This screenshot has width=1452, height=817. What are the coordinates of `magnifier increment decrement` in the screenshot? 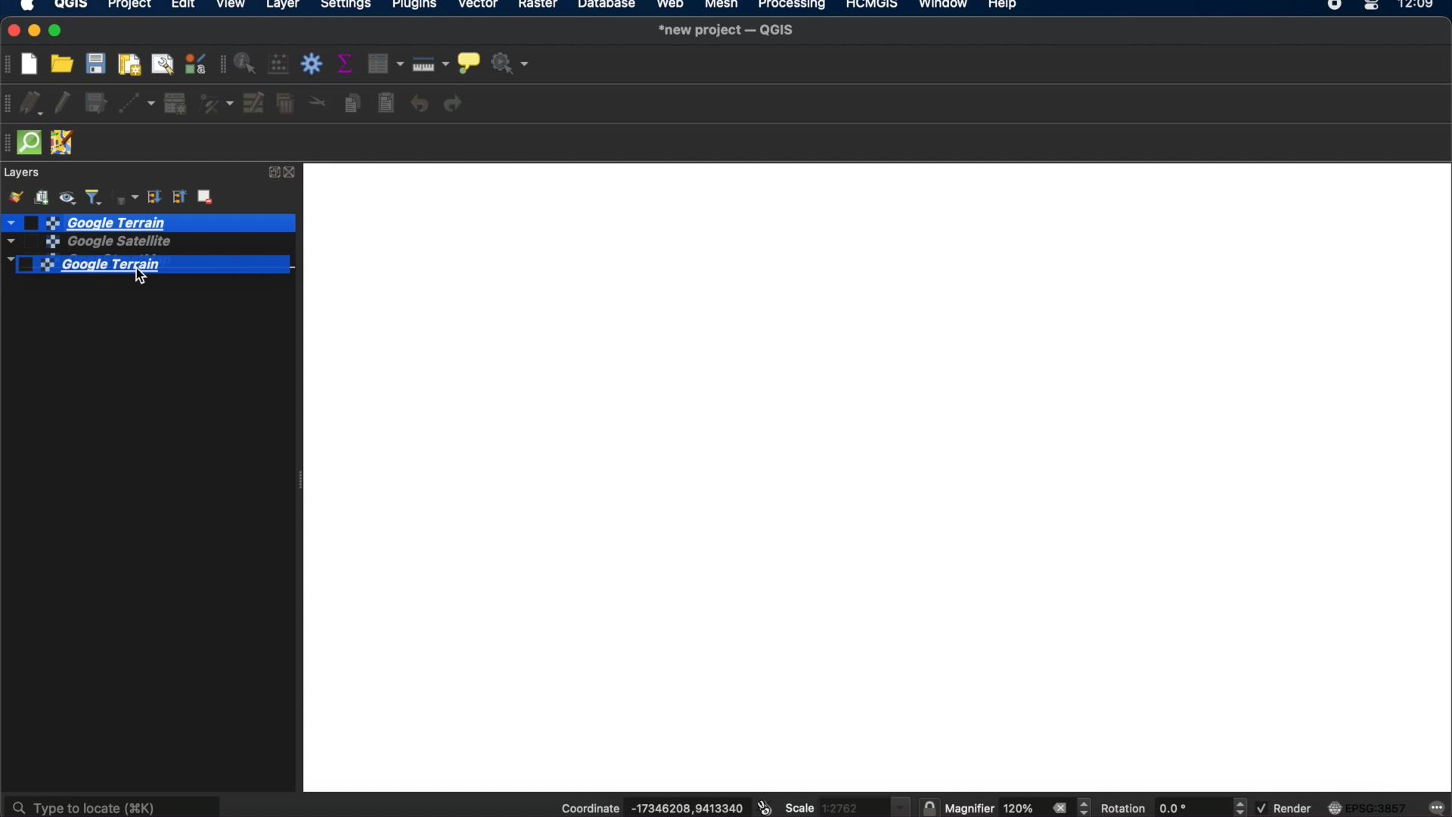 It's located at (1086, 806).